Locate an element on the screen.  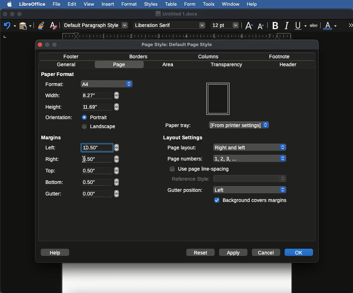
Strikethrough  is located at coordinates (314, 25).